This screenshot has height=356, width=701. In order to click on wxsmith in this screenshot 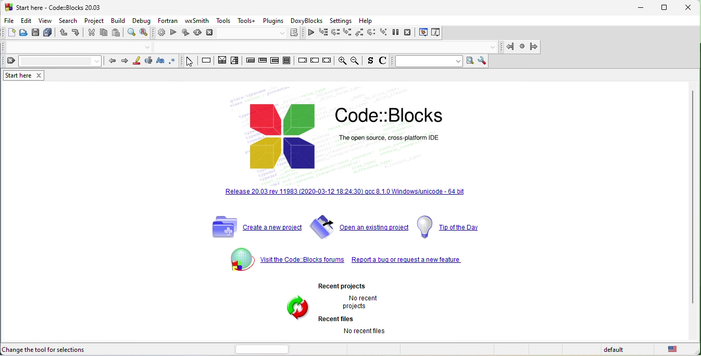, I will do `click(197, 20)`.